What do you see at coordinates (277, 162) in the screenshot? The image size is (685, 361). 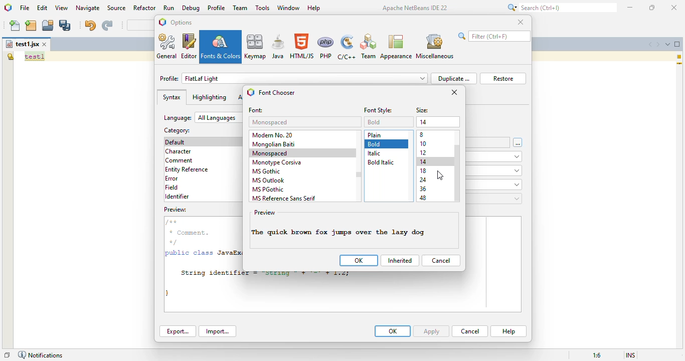 I see `monotype corsiva` at bounding box center [277, 162].